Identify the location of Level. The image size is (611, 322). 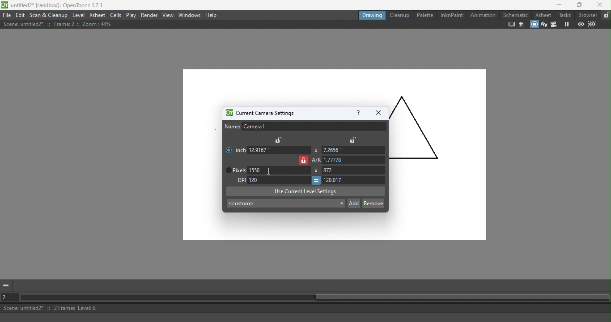
(79, 14).